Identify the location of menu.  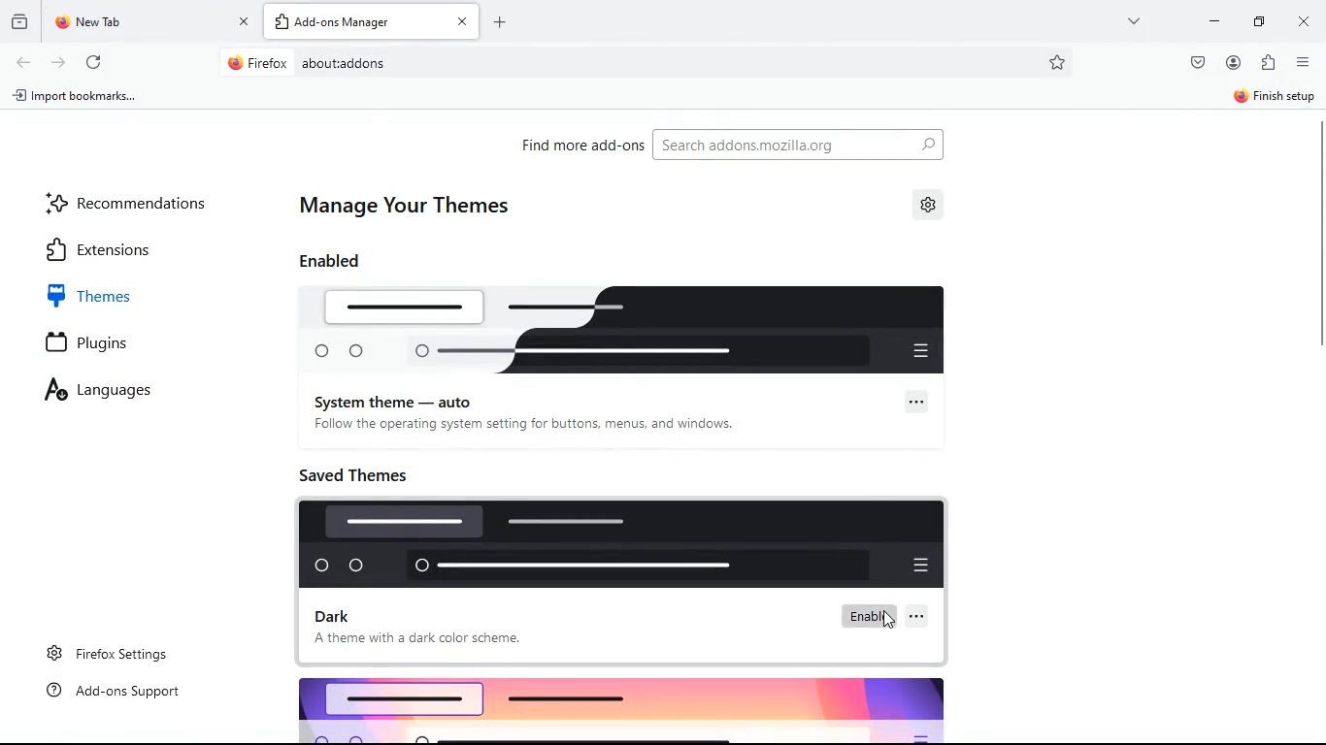
(1302, 62).